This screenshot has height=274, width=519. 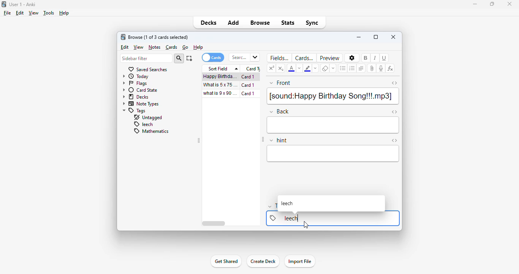 What do you see at coordinates (334, 125) in the screenshot?
I see `back` at bounding box center [334, 125].